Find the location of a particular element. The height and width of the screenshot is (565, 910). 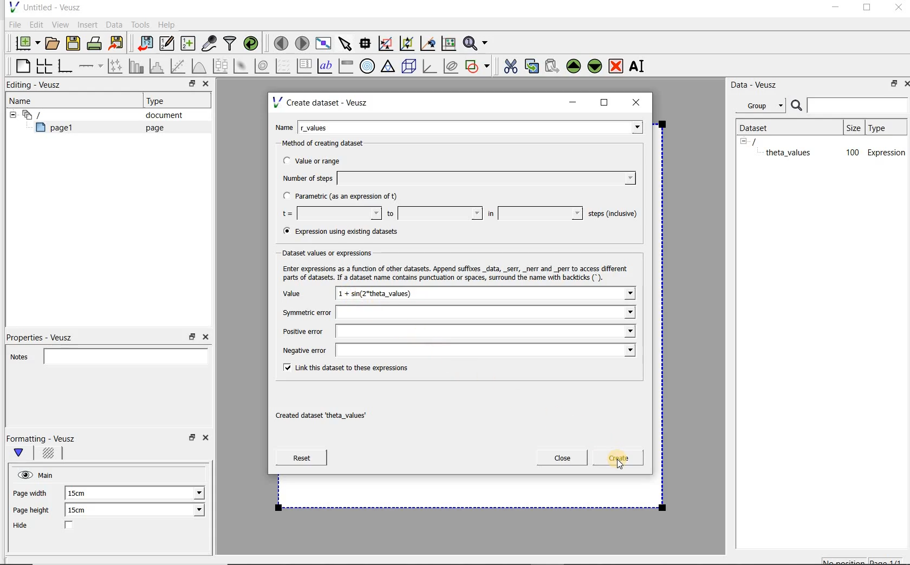

Name is located at coordinates (284, 126).